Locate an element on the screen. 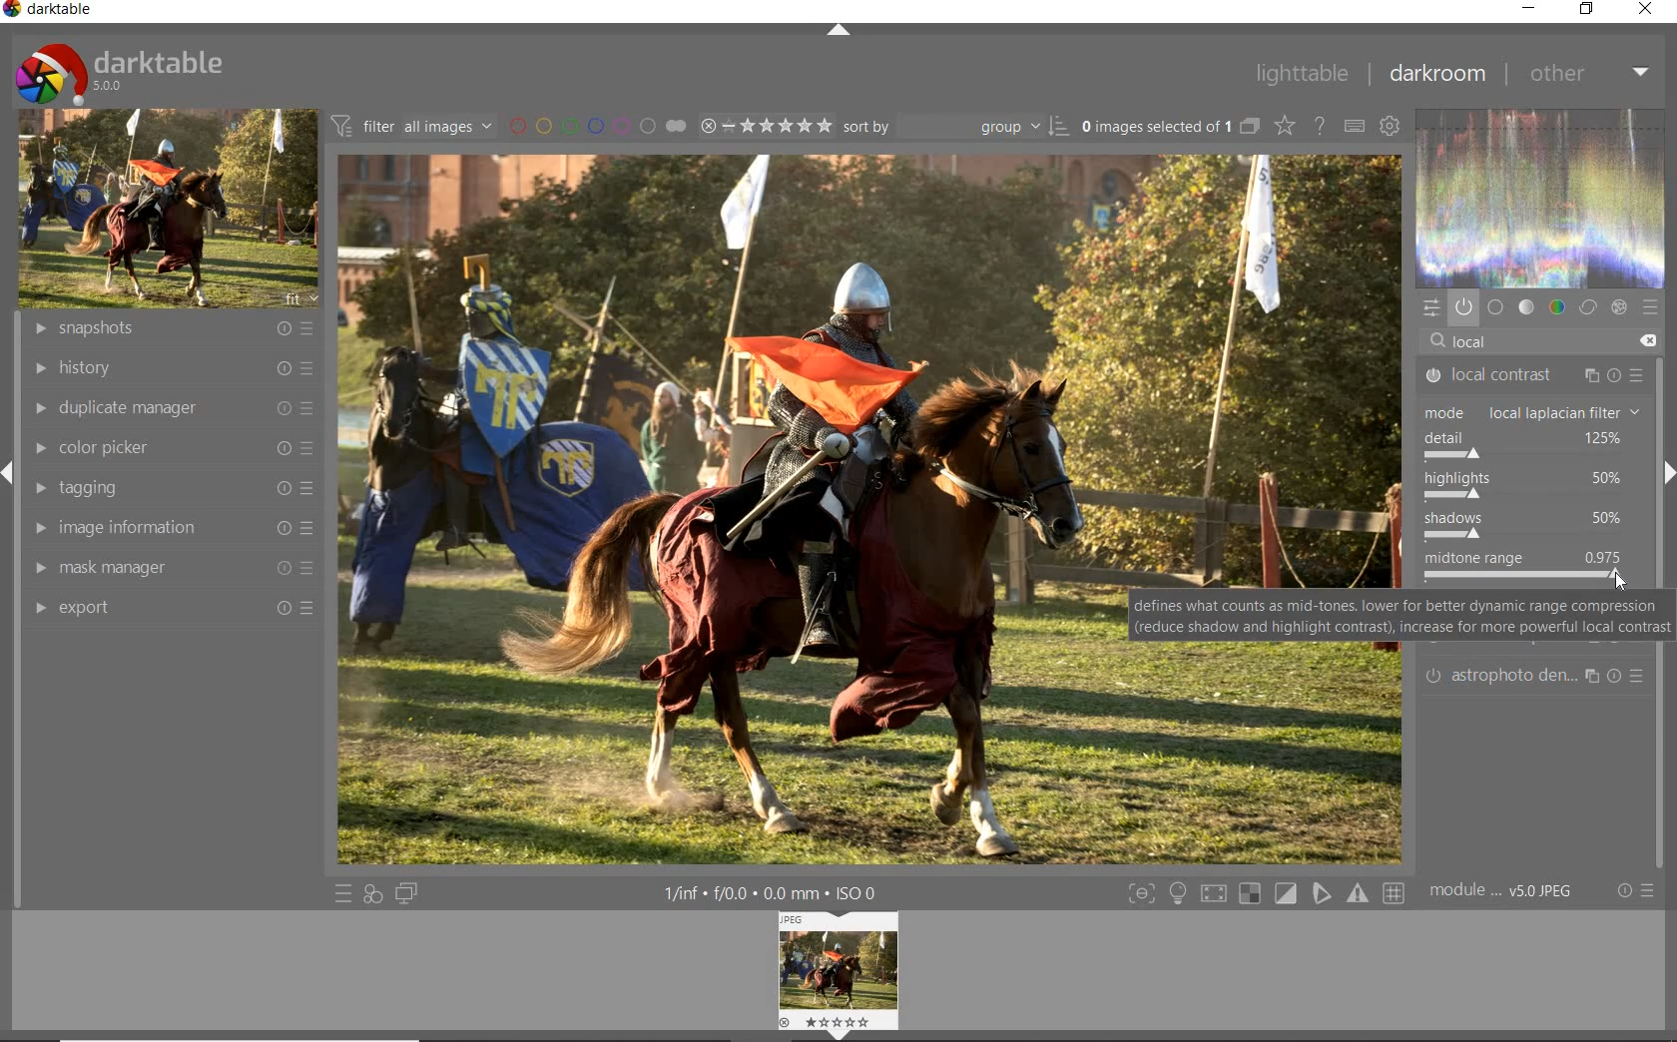 The width and height of the screenshot is (1677, 1042). lighttable is located at coordinates (1304, 73).